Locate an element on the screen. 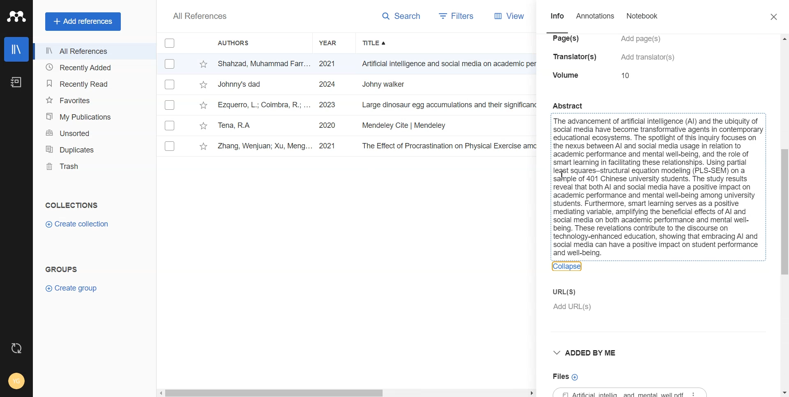 Image resolution: width=789 pixels, height=397 pixels. Checkmarks is located at coordinates (170, 106).